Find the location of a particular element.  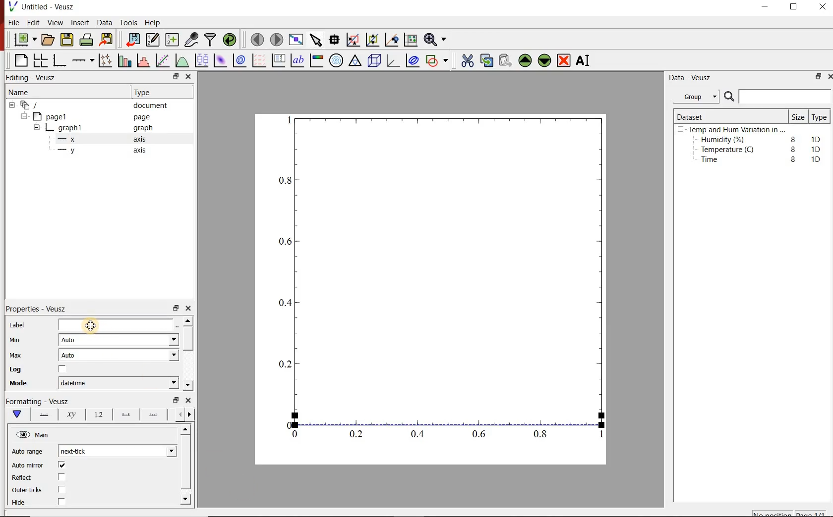

Hide is located at coordinates (52, 502).